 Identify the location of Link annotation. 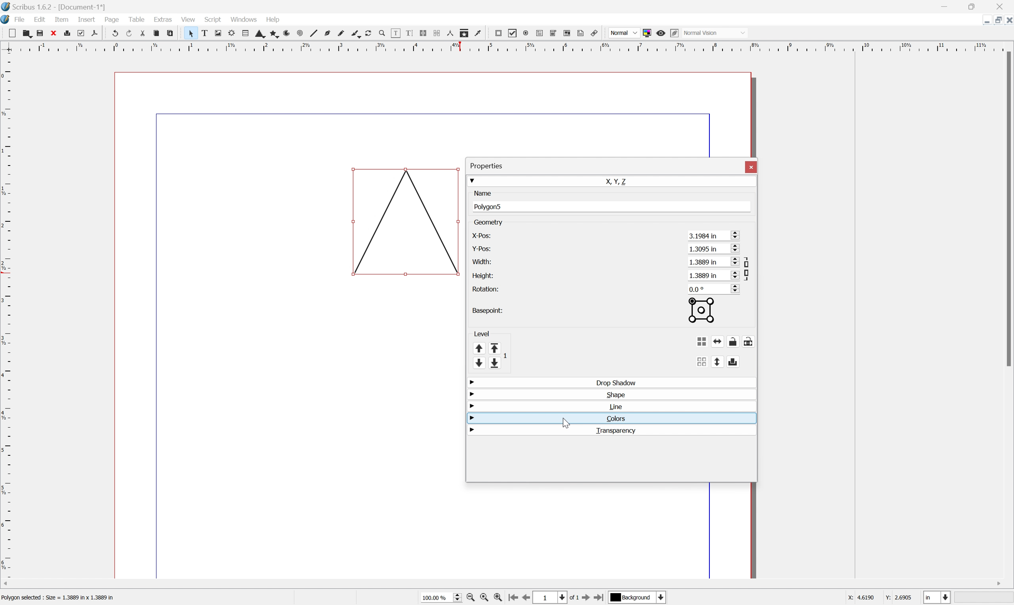
(595, 33).